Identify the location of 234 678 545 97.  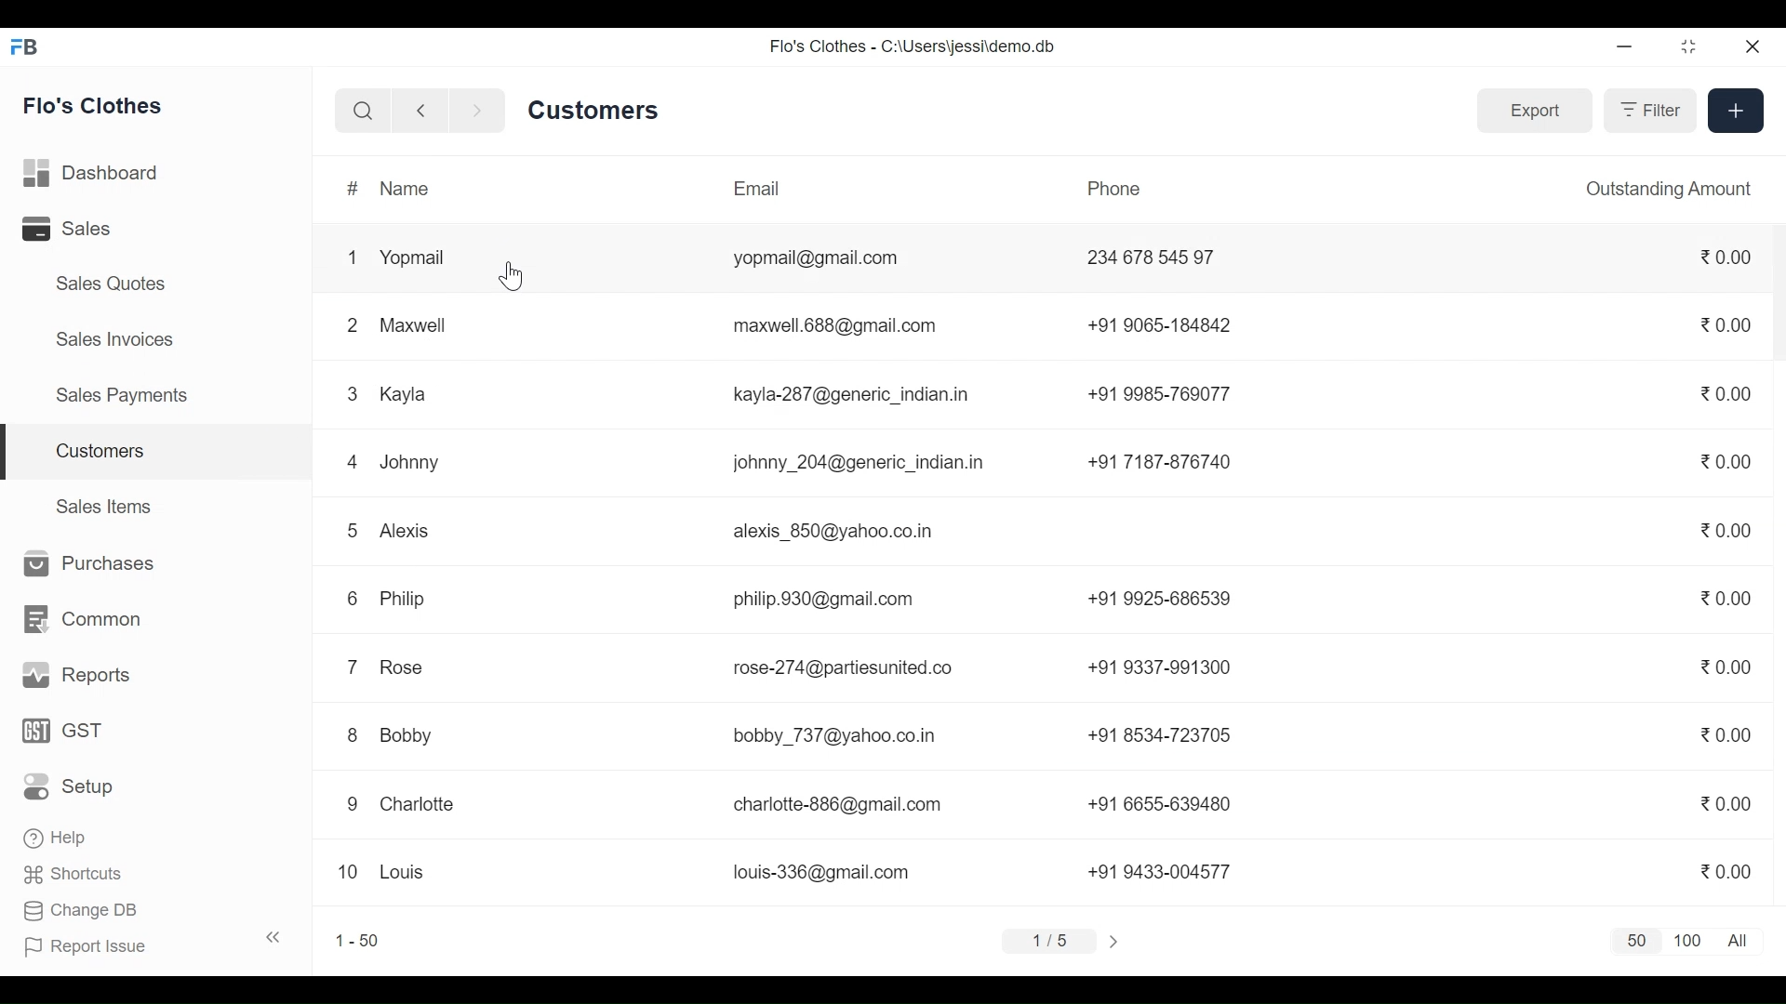
(1153, 258).